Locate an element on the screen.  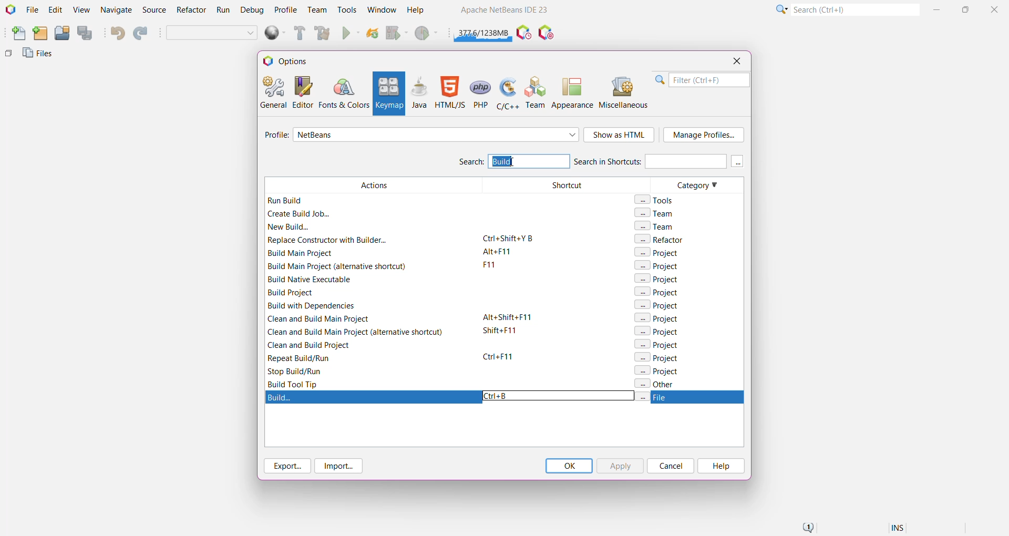
OK is located at coordinates (569, 466).